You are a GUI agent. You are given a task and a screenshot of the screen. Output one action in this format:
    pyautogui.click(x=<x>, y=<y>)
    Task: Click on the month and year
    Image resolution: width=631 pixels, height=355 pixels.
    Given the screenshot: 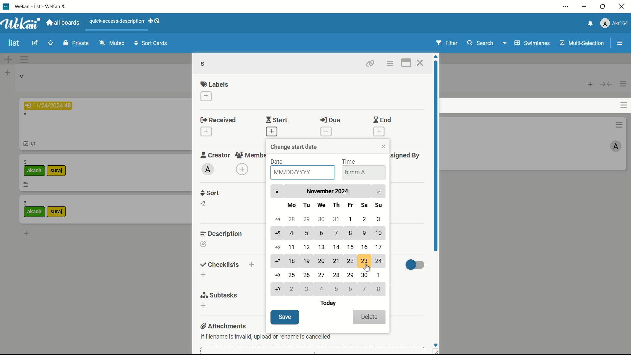 What is the action you would take?
    pyautogui.click(x=328, y=191)
    